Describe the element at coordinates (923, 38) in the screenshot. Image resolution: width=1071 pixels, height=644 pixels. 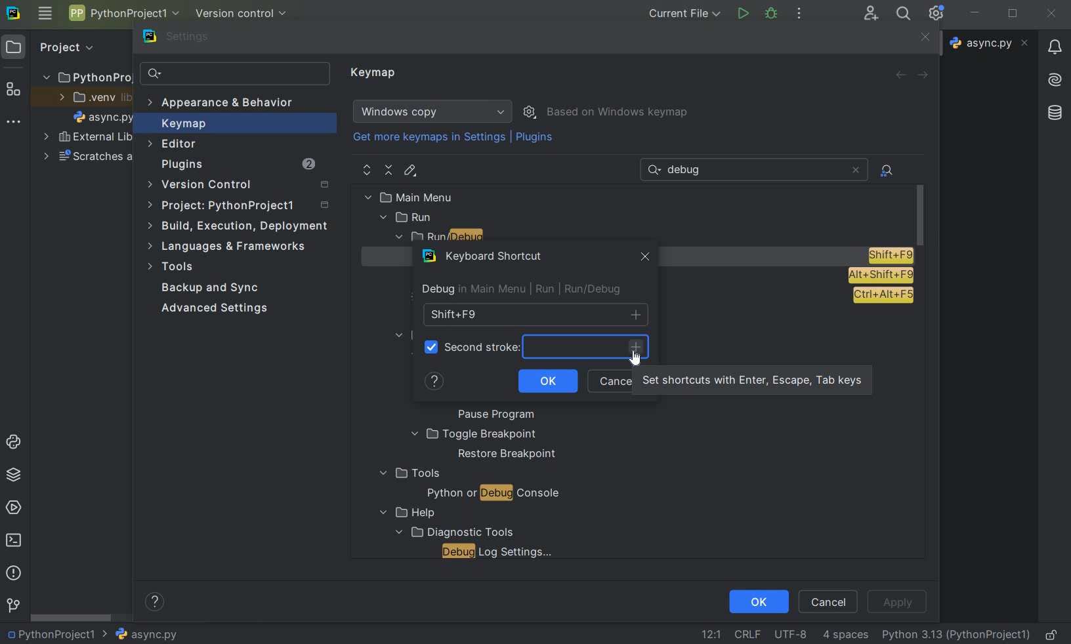
I see `close` at that location.